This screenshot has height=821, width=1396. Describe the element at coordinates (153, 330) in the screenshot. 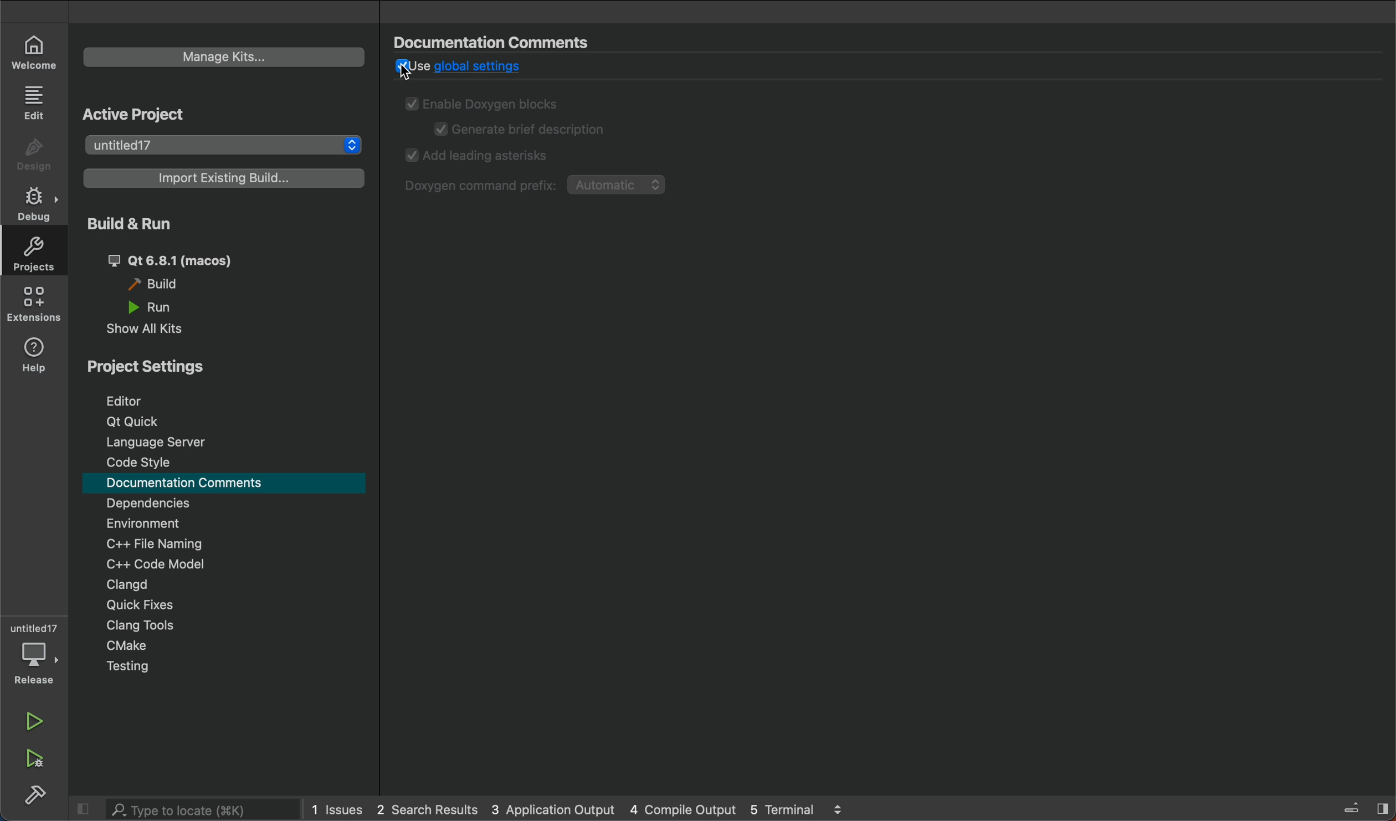

I see `show all kits` at that location.